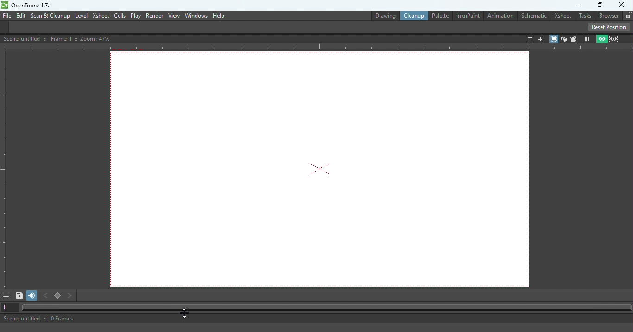 This screenshot has height=332, width=633. Describe the element at coordinates (584, 16) in the screenshot. I see `Tasks` at that location.